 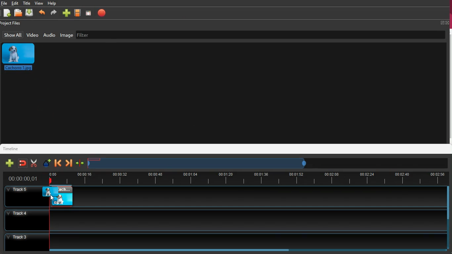 I want to click on track3, so click(x=224, y=240).